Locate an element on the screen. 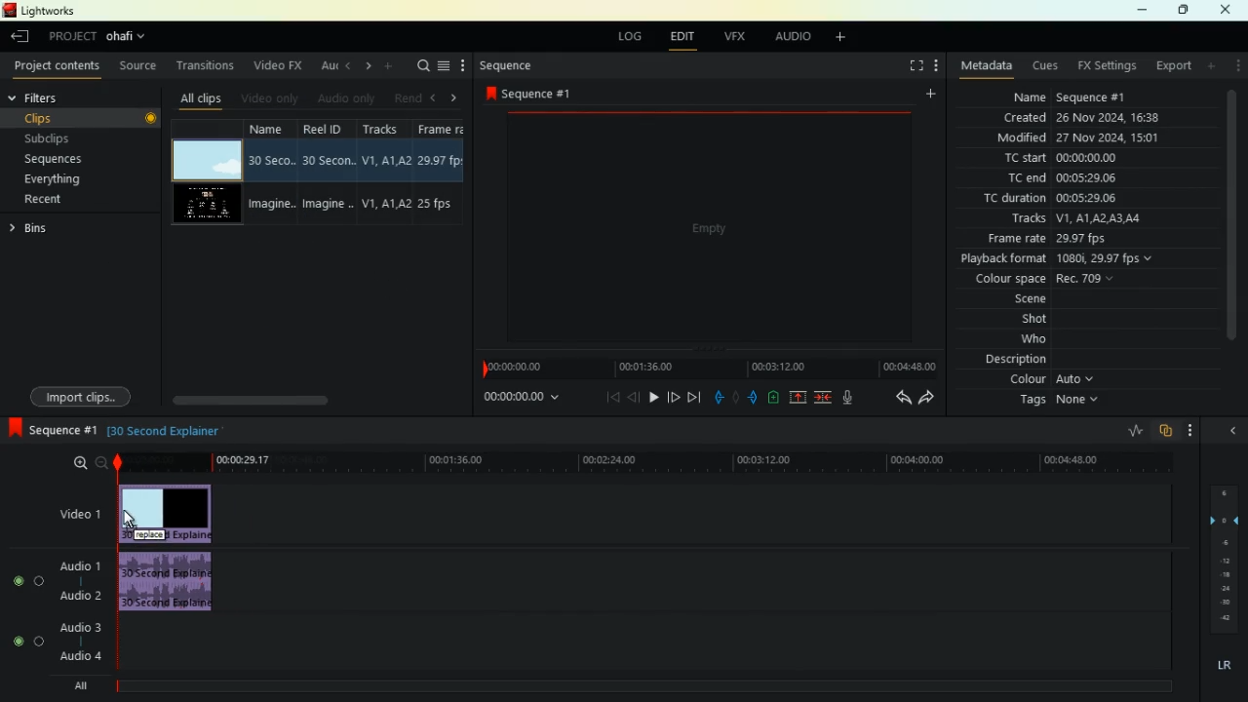 The image size is (1248, 702). playback format 1080i 29.97 fps is located at coordinates (1057, 259).